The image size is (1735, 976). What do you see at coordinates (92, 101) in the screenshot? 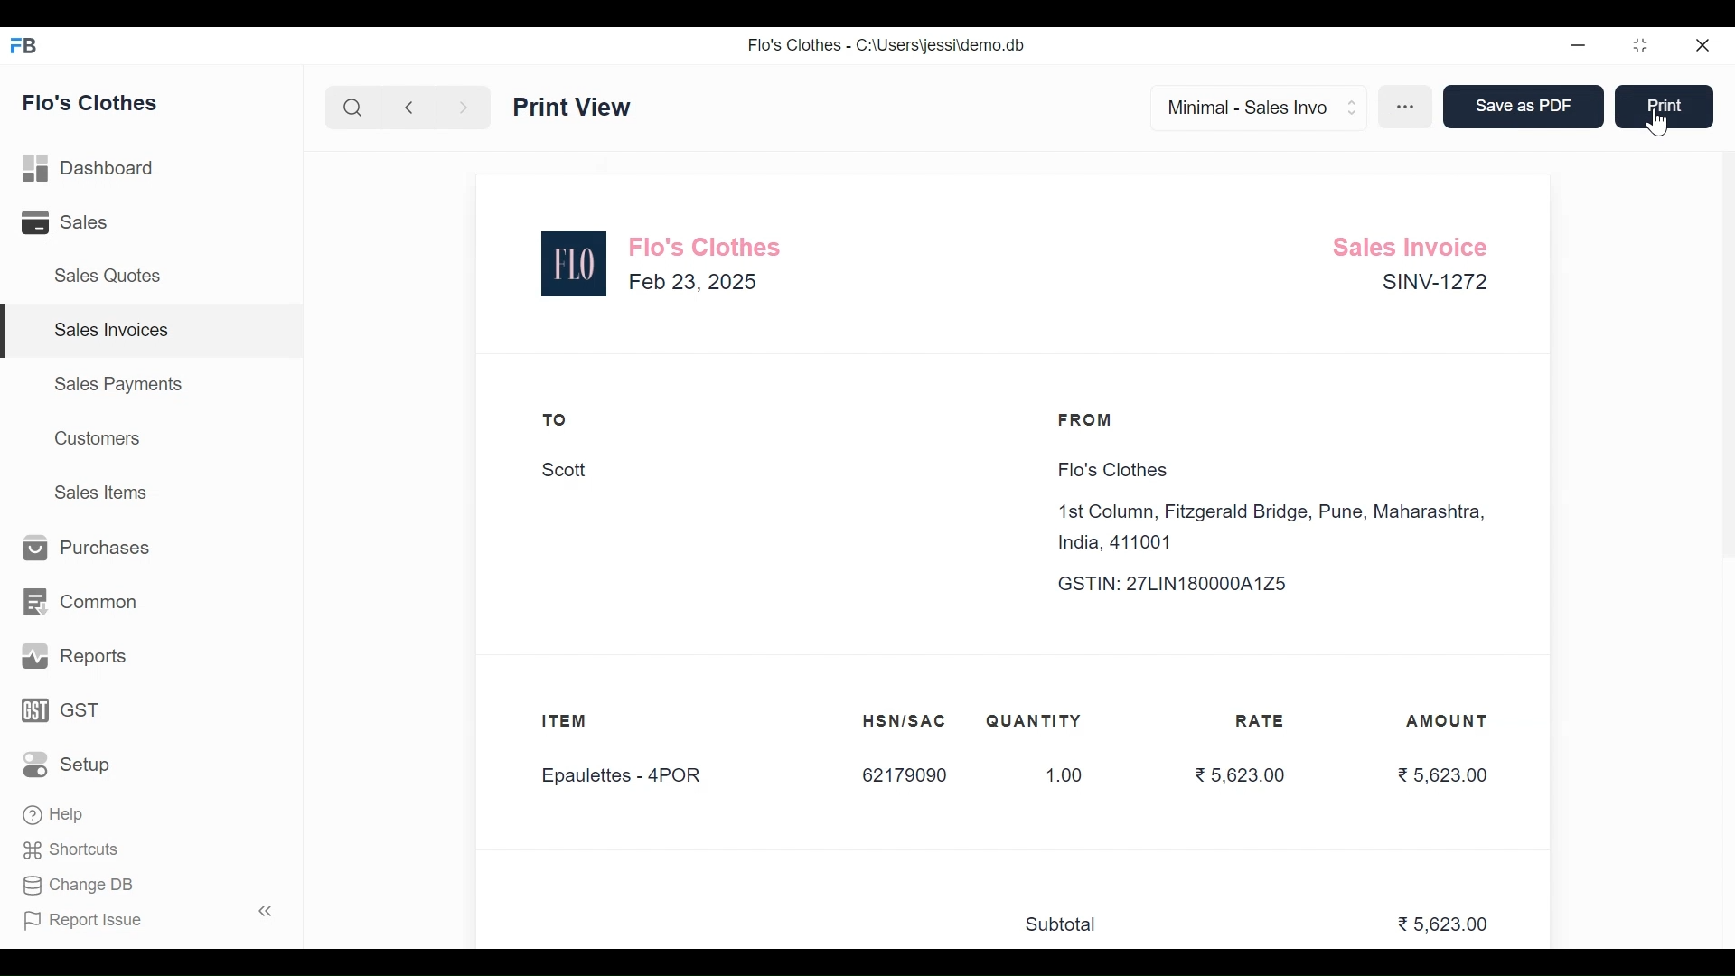
I see `Flo's Clothes` at bounding box center [92, 101].